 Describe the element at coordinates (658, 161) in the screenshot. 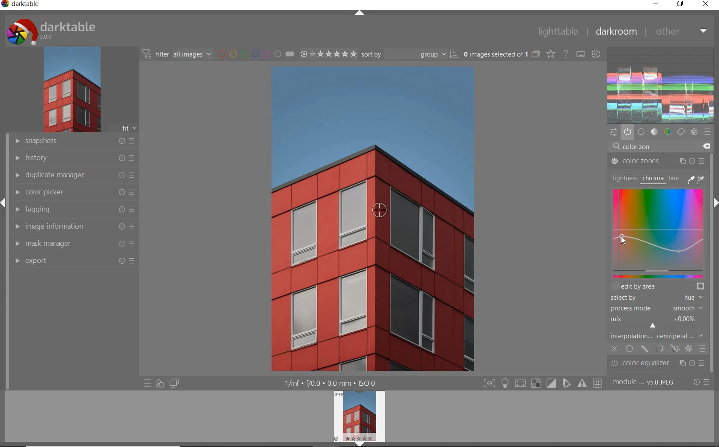

I see `COLOR ZONES` at that location.